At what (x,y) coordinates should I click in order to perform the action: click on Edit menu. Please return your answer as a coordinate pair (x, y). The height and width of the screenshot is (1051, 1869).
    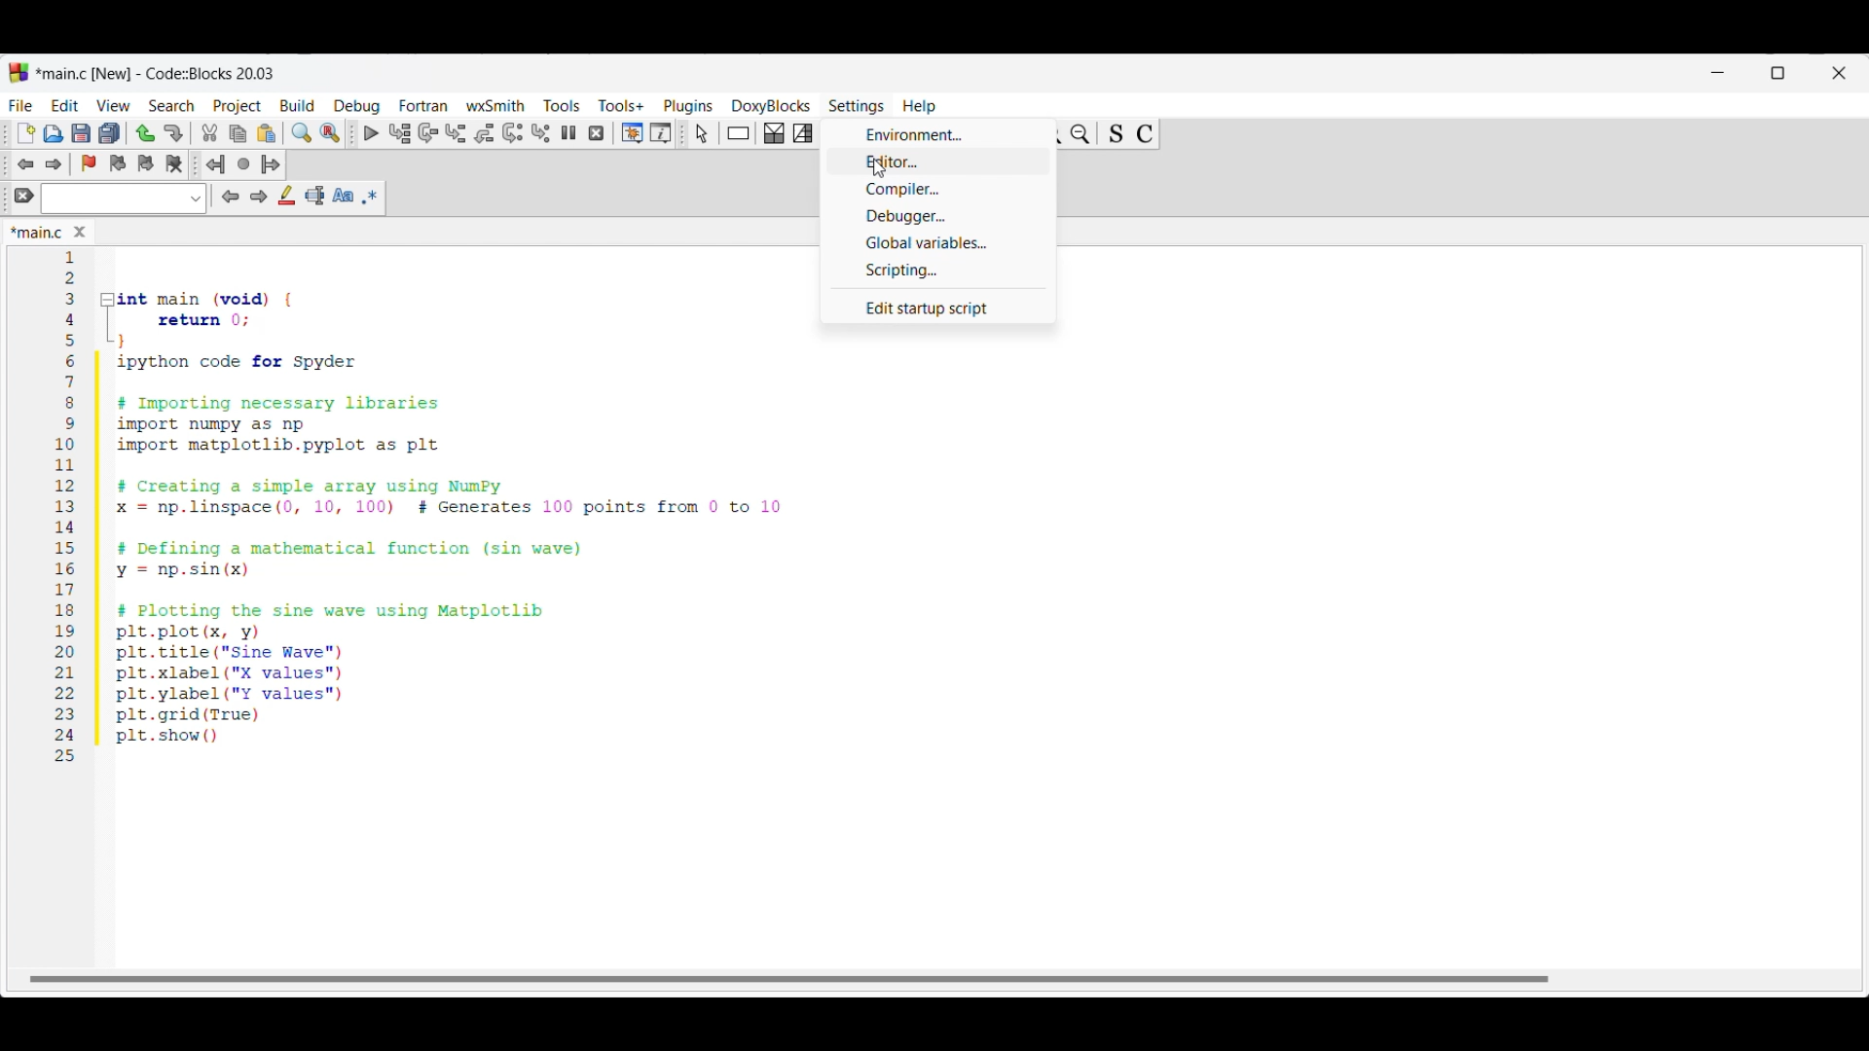
    Looking at the image, I should click on (66, 105).